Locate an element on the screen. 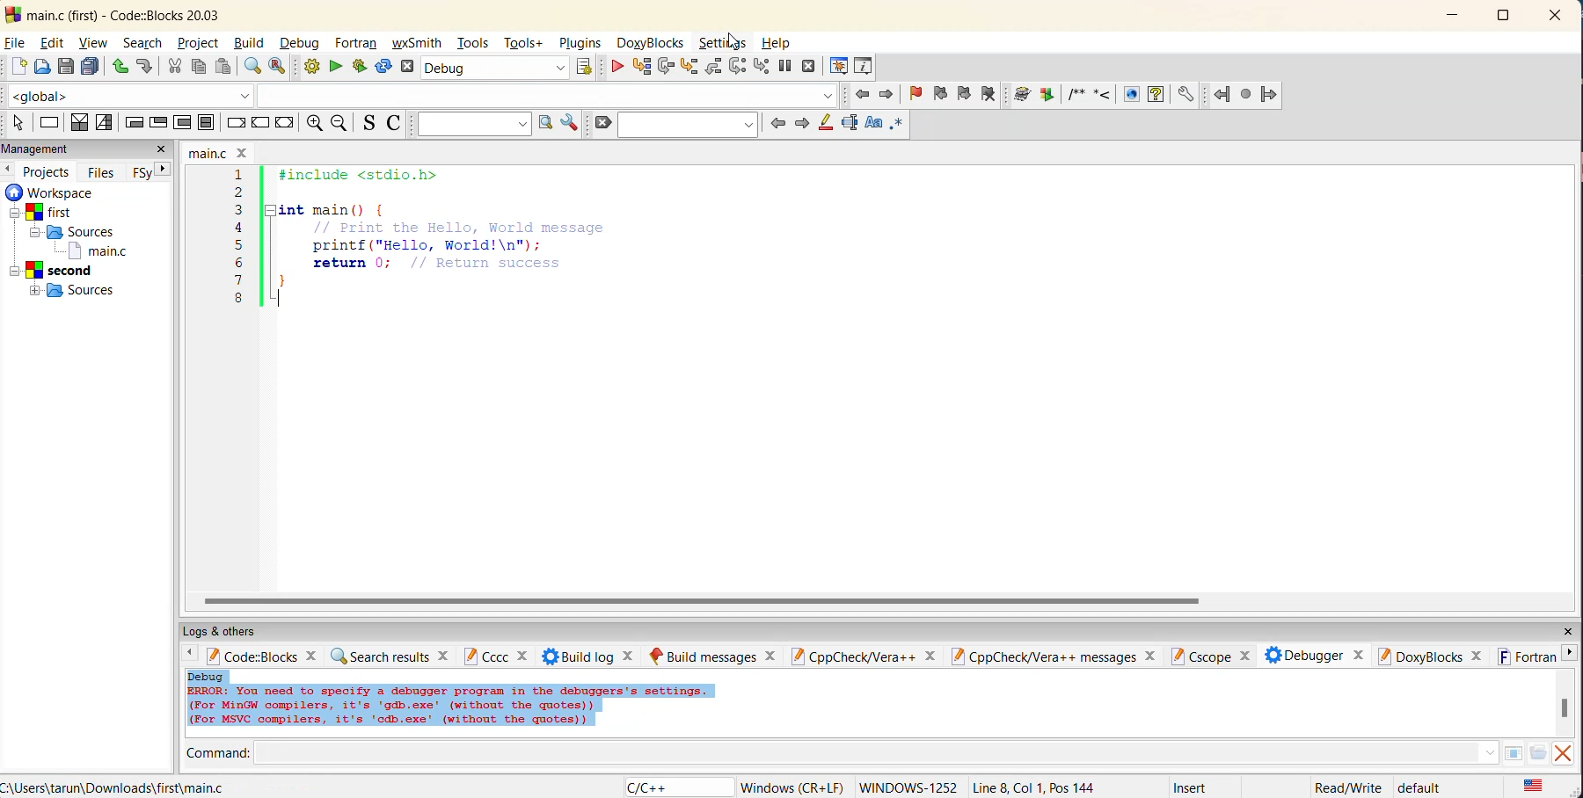  build is located at coordinates (251, 45).